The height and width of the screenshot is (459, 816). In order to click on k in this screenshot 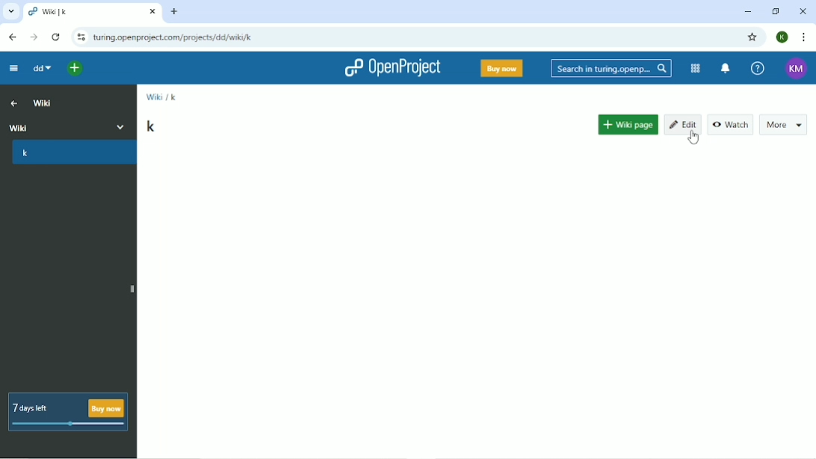, I will do `click(149, 126)`.